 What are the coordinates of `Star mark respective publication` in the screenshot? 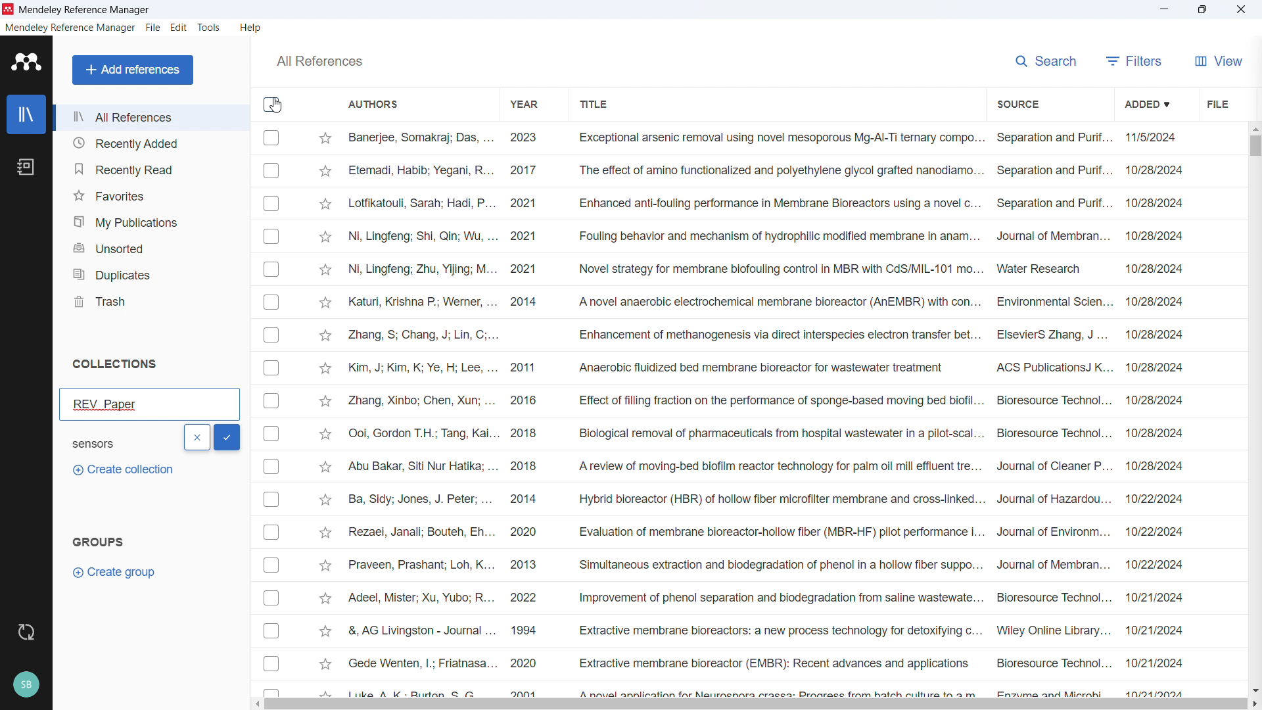 It's located at (325, 565).